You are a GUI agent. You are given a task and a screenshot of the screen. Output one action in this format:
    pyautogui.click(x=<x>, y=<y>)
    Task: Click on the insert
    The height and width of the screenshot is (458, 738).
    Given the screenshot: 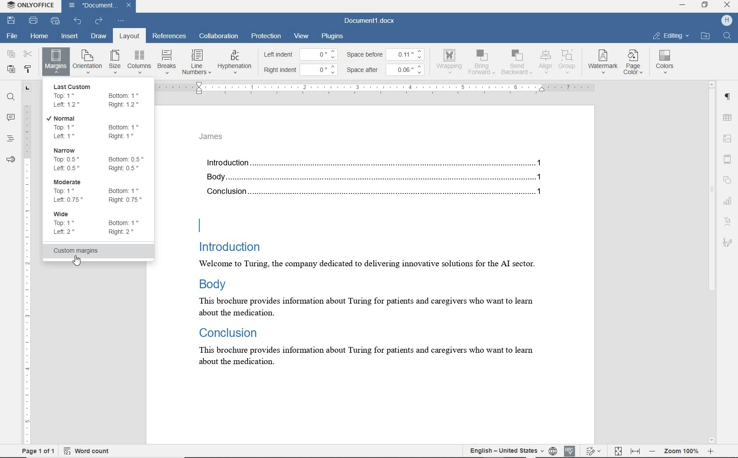 What is the action you would take?
    pyautogui.click(x=71, y=36)
    